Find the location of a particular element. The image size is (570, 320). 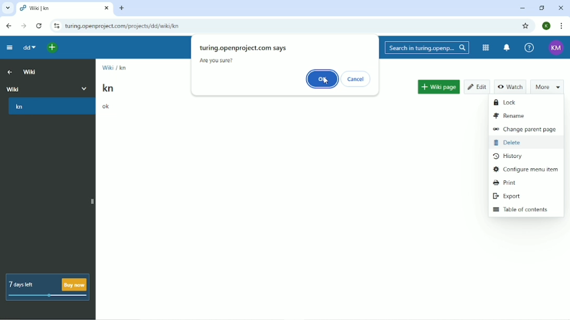

buy now  is located at coordinates (77, 285).